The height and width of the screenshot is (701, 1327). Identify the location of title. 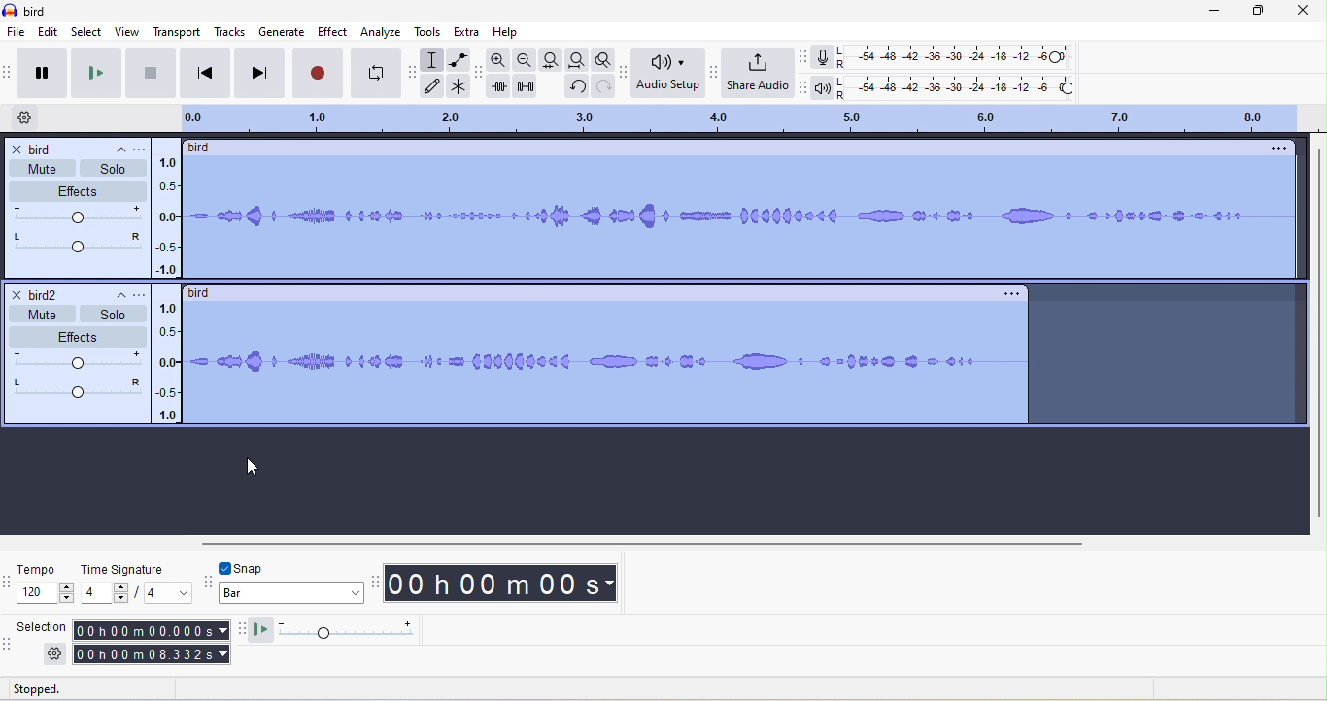
(39, 12).